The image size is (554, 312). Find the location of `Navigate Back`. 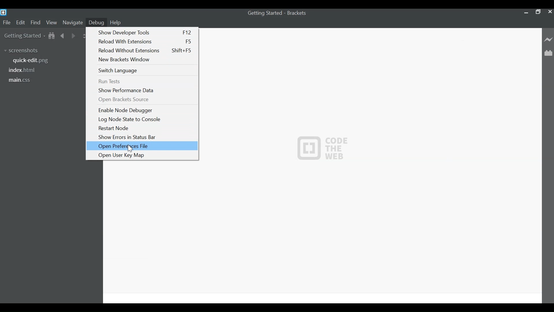

Navigate Back is located at coordinates (63, 36).